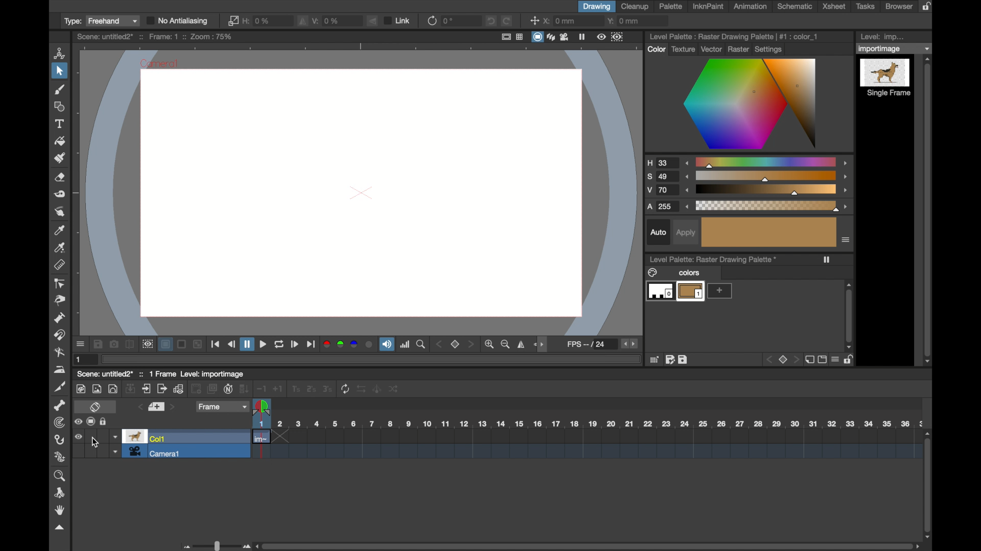 This screenshot has height=551, width=981. I want to click on shape tool, so click(58, 106).